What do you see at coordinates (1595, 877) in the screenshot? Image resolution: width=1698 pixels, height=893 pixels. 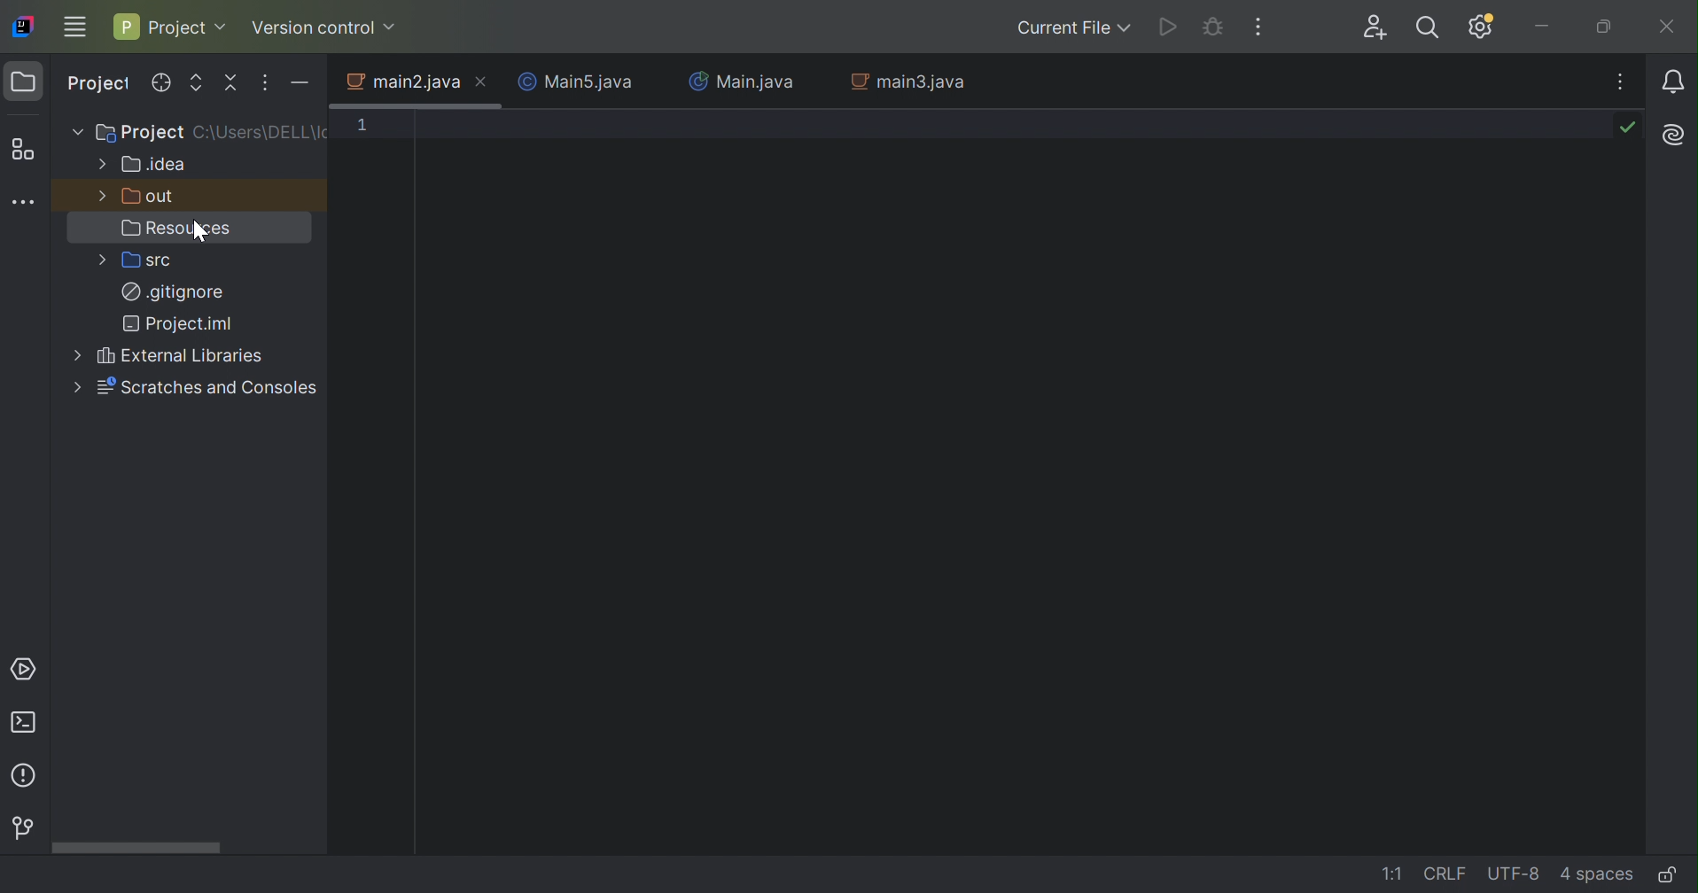 I see `4 spaces` at bounding box center [1595, 877].